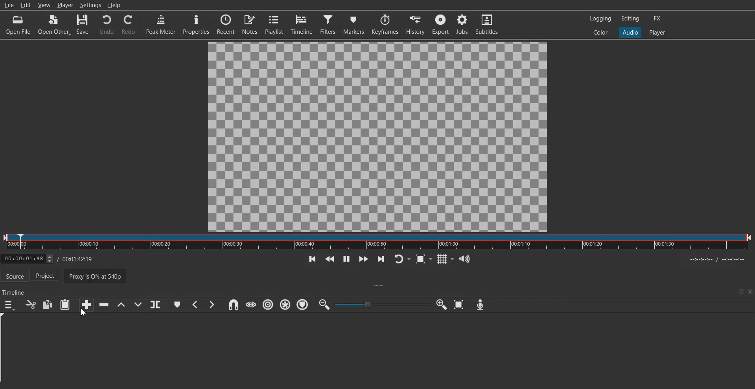 The width and height of the screenshot is (755, 389). I want to click on Show the volume control, so click(465, 259).